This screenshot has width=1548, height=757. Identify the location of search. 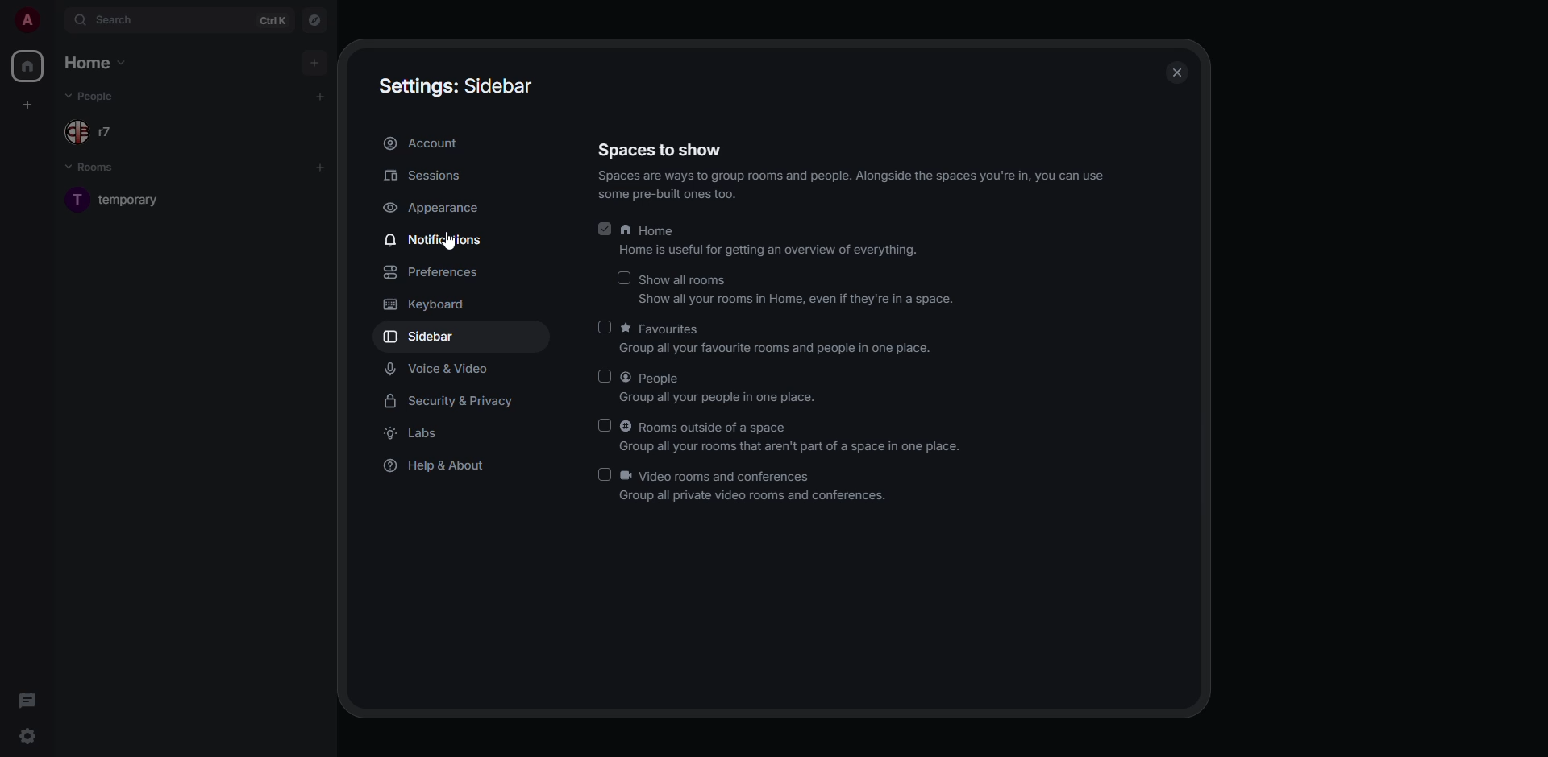
(121, 19).